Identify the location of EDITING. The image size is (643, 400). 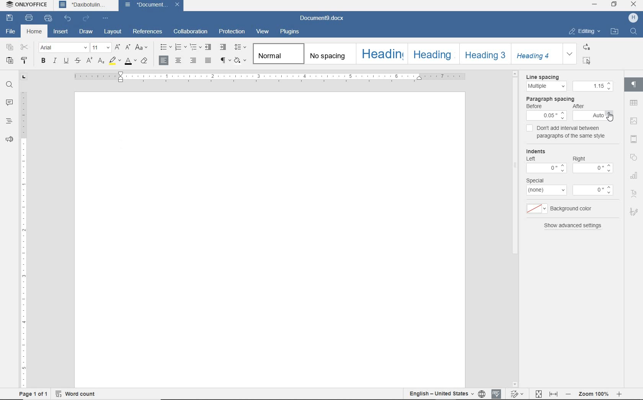
(584, 31).